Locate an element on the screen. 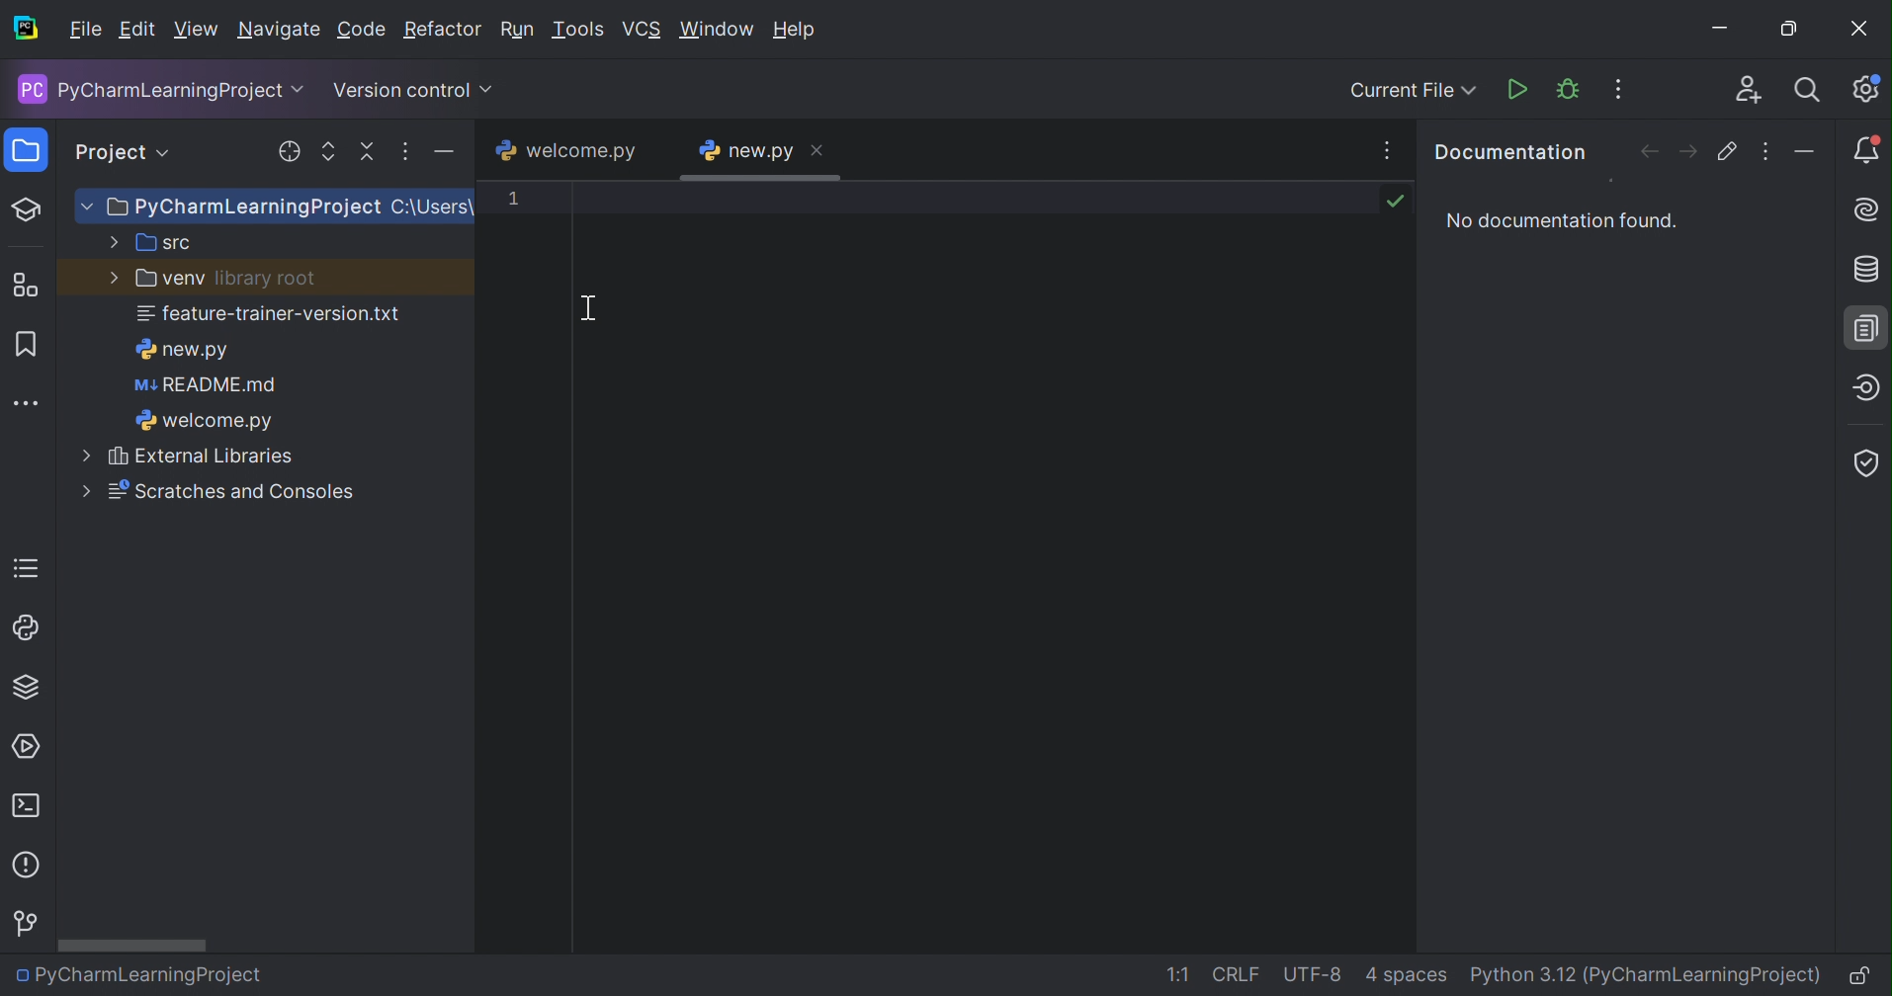  Code is located at coordinates (362, 31).